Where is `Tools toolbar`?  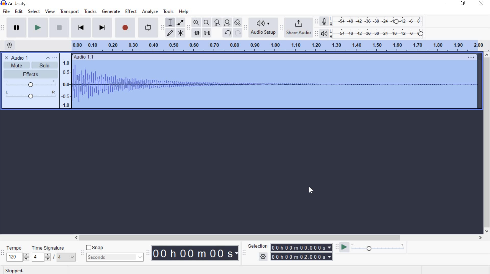 Tools toolbar is located at coordinates (162, 27).